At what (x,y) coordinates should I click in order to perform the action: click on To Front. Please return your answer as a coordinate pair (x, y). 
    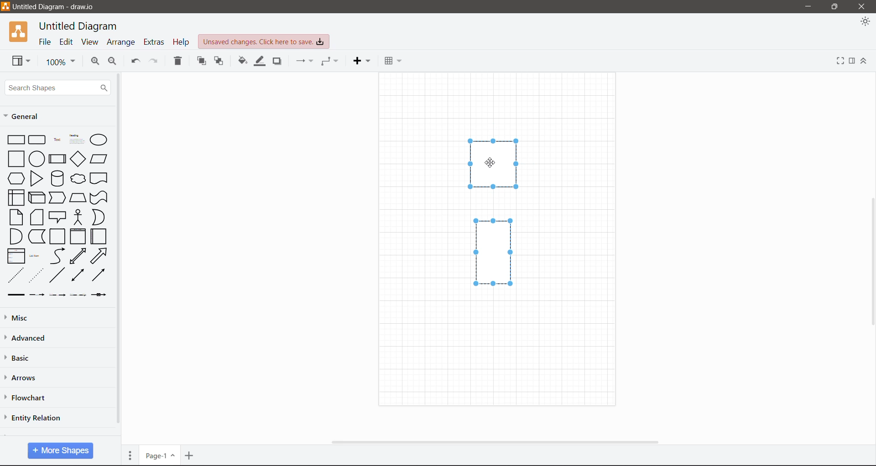
    Looking at the image, I should click on (201, 61).